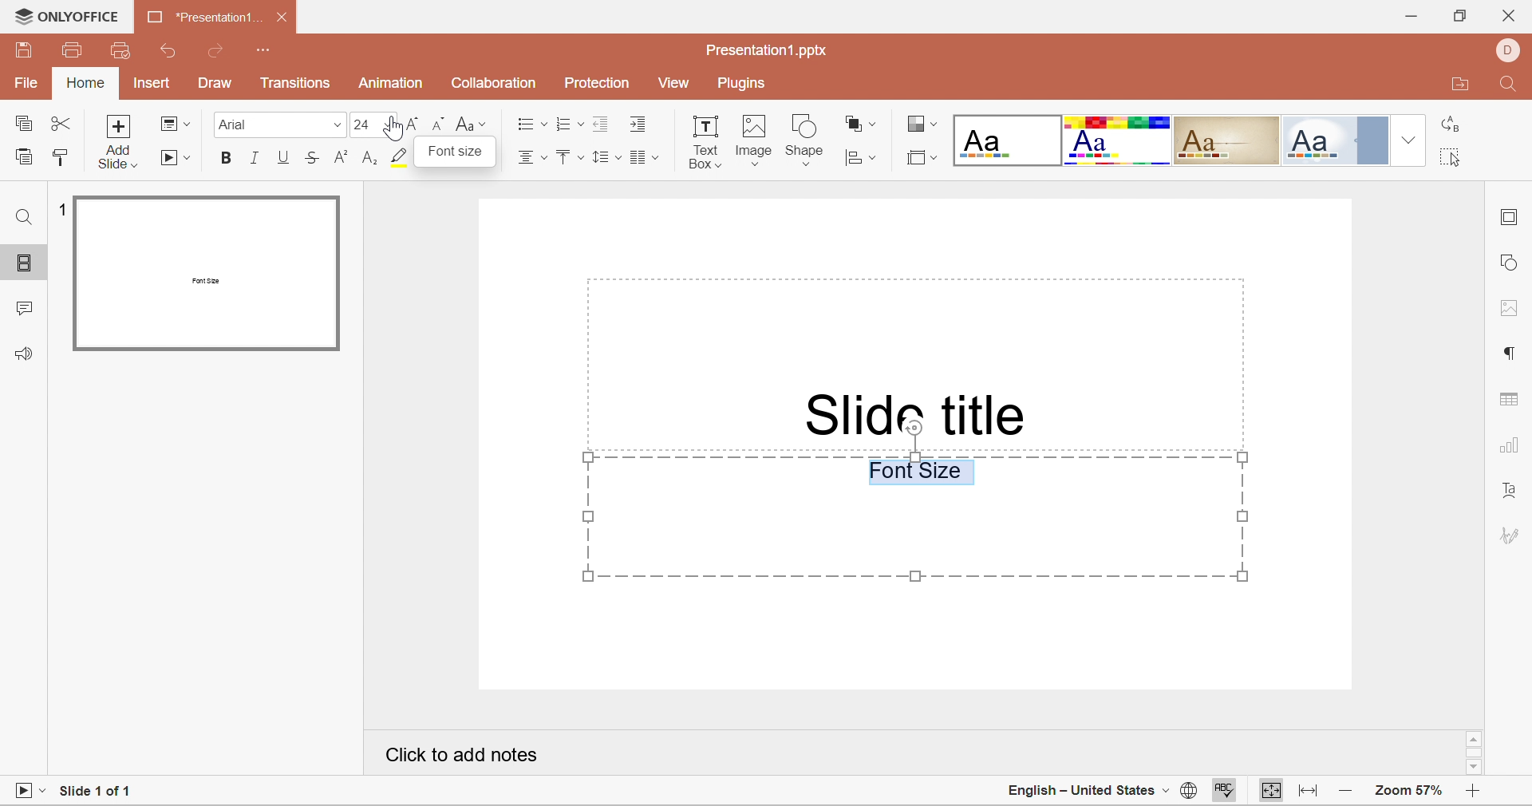 The image size is (1532, 806). I want to click on Italic, so click(255, 158).